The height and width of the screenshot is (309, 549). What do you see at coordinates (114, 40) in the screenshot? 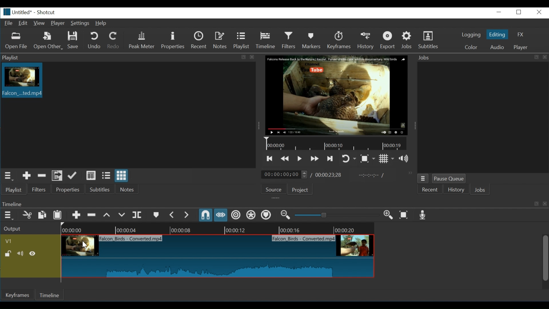
I see `Redo` at bounding box center [114, 40].